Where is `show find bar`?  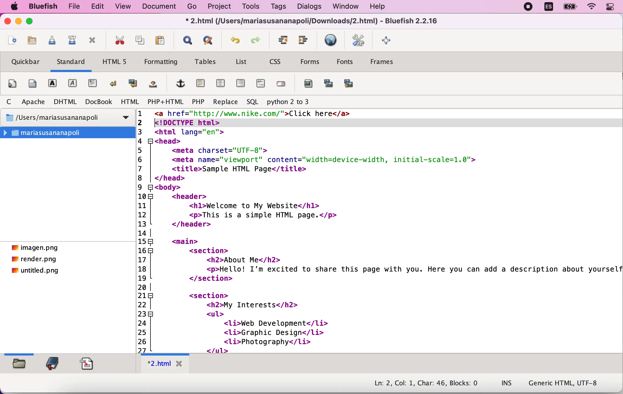
show find bar is located at coordinates (188, 41).